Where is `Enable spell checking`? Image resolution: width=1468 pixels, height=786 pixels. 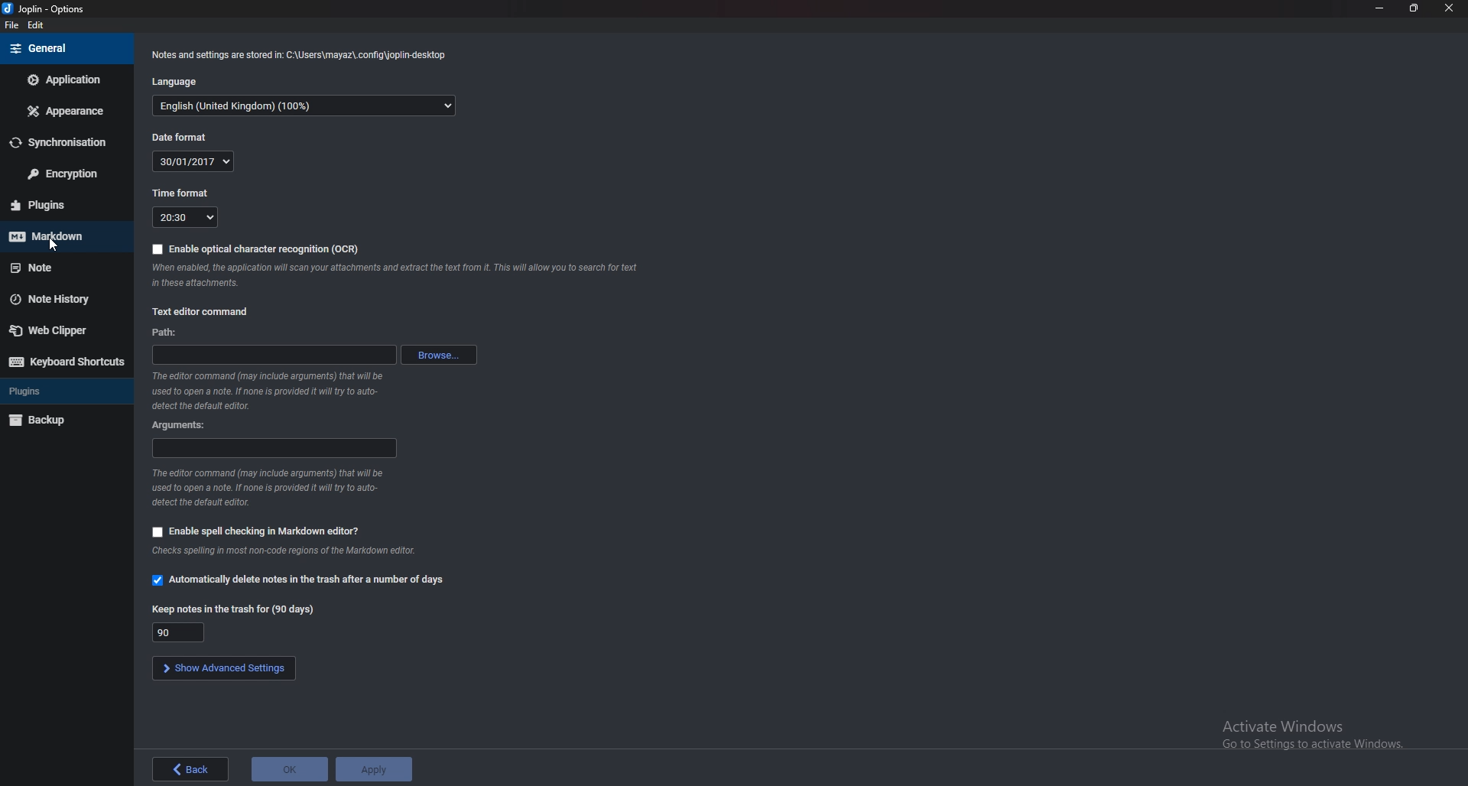
Enable spell checking is located at coordinates (258, 532).